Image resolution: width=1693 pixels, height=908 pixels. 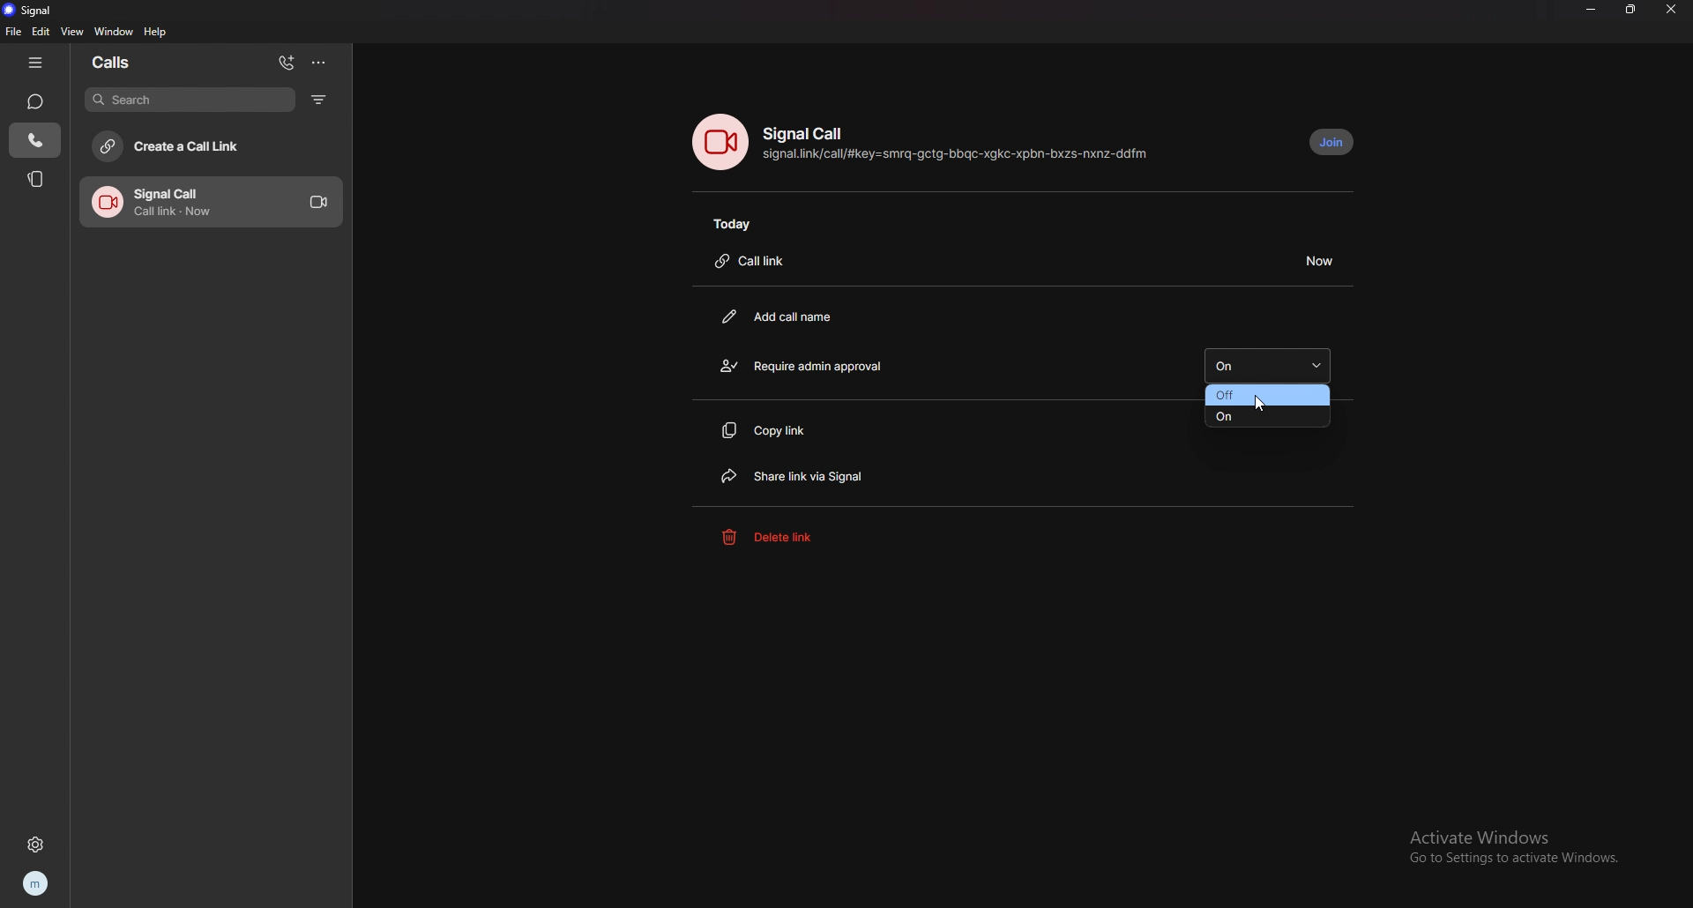 I want to click on hide tab, so click(x=36, y=62).